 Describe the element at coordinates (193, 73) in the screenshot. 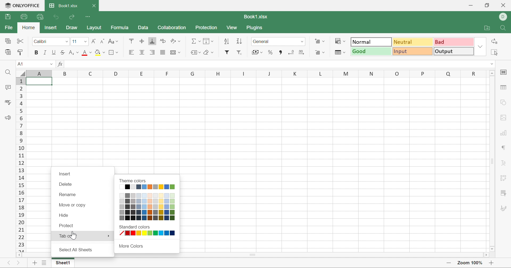

I see `G` at that location.